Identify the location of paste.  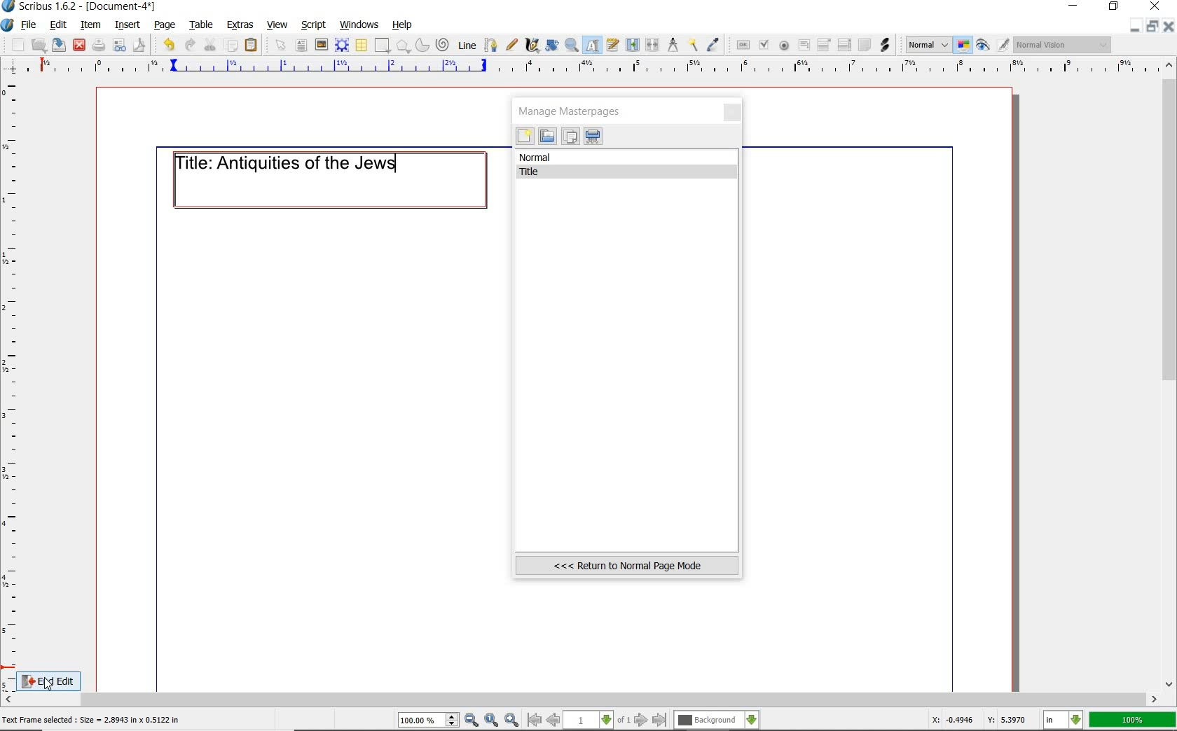
(252, 46).